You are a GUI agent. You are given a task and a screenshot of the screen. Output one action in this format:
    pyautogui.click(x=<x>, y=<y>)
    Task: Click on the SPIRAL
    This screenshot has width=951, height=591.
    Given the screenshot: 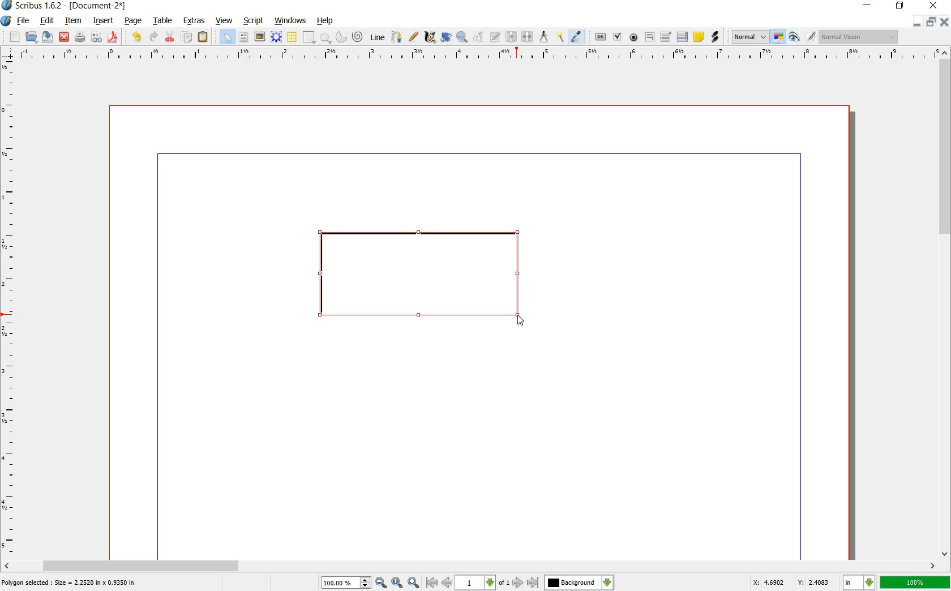 What is the action you would take?
    pyautogui.click(x=357, y=37)
    